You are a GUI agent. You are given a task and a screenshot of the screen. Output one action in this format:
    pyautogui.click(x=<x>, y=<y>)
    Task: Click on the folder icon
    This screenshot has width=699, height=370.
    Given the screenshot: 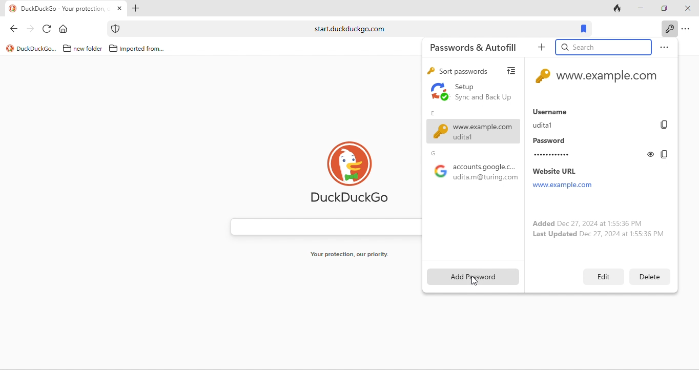 What is the action you would take?
    pyautogui.click(x=113, y=48)
    